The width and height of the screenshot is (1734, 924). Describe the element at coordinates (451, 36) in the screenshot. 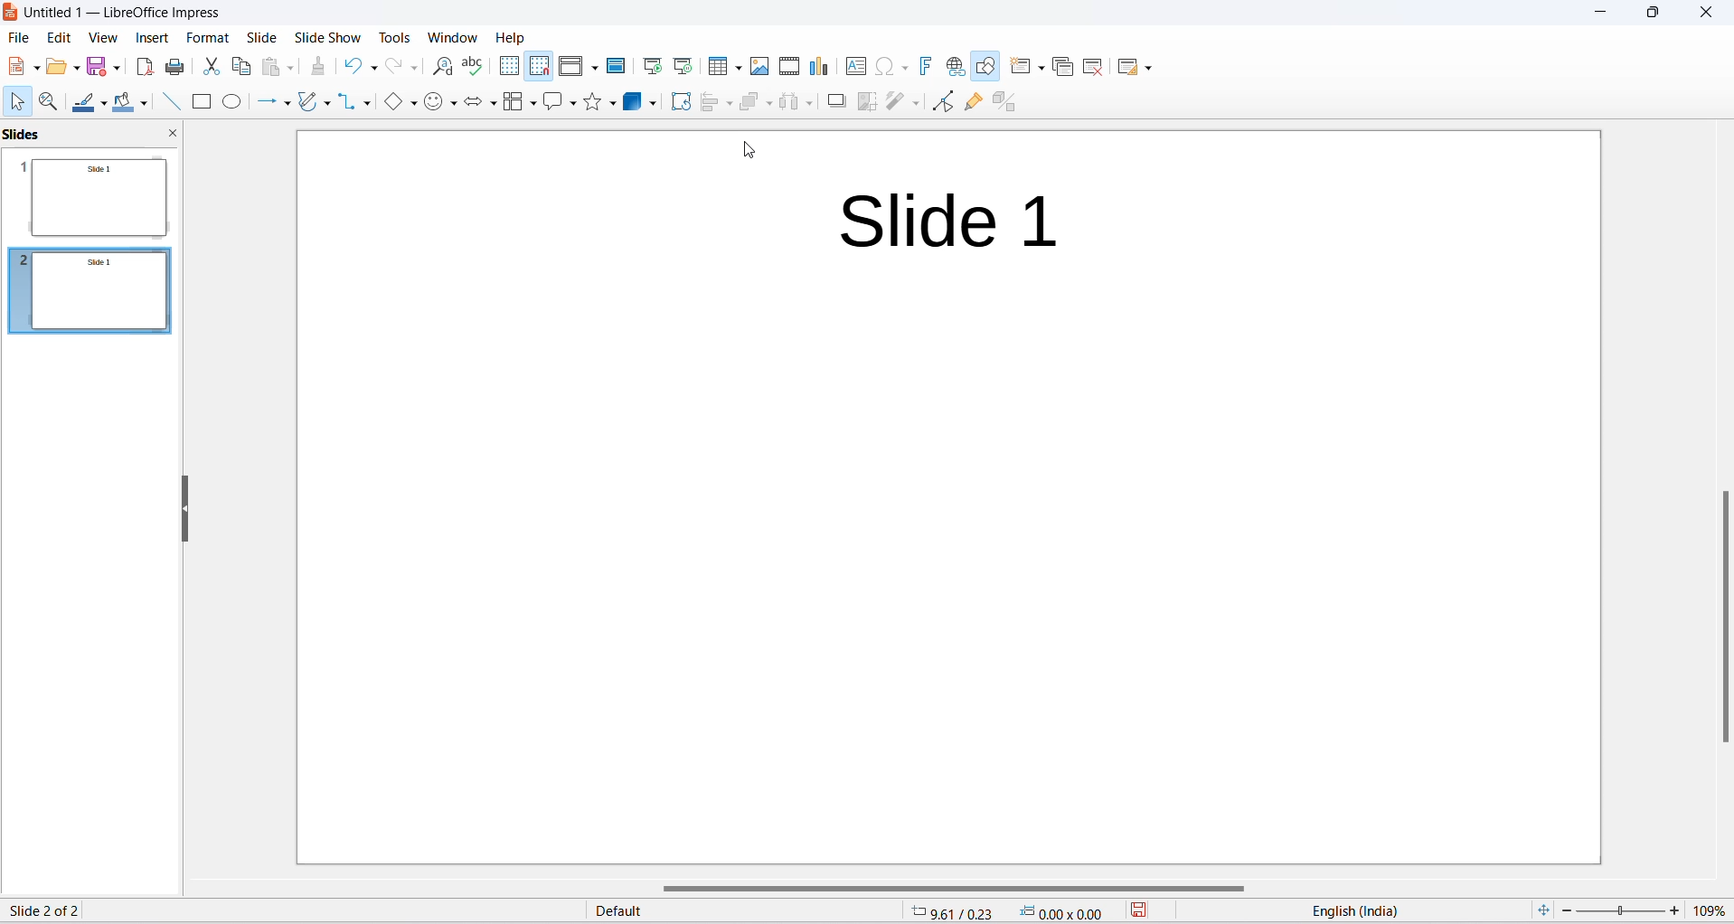

I see `window` at that location.